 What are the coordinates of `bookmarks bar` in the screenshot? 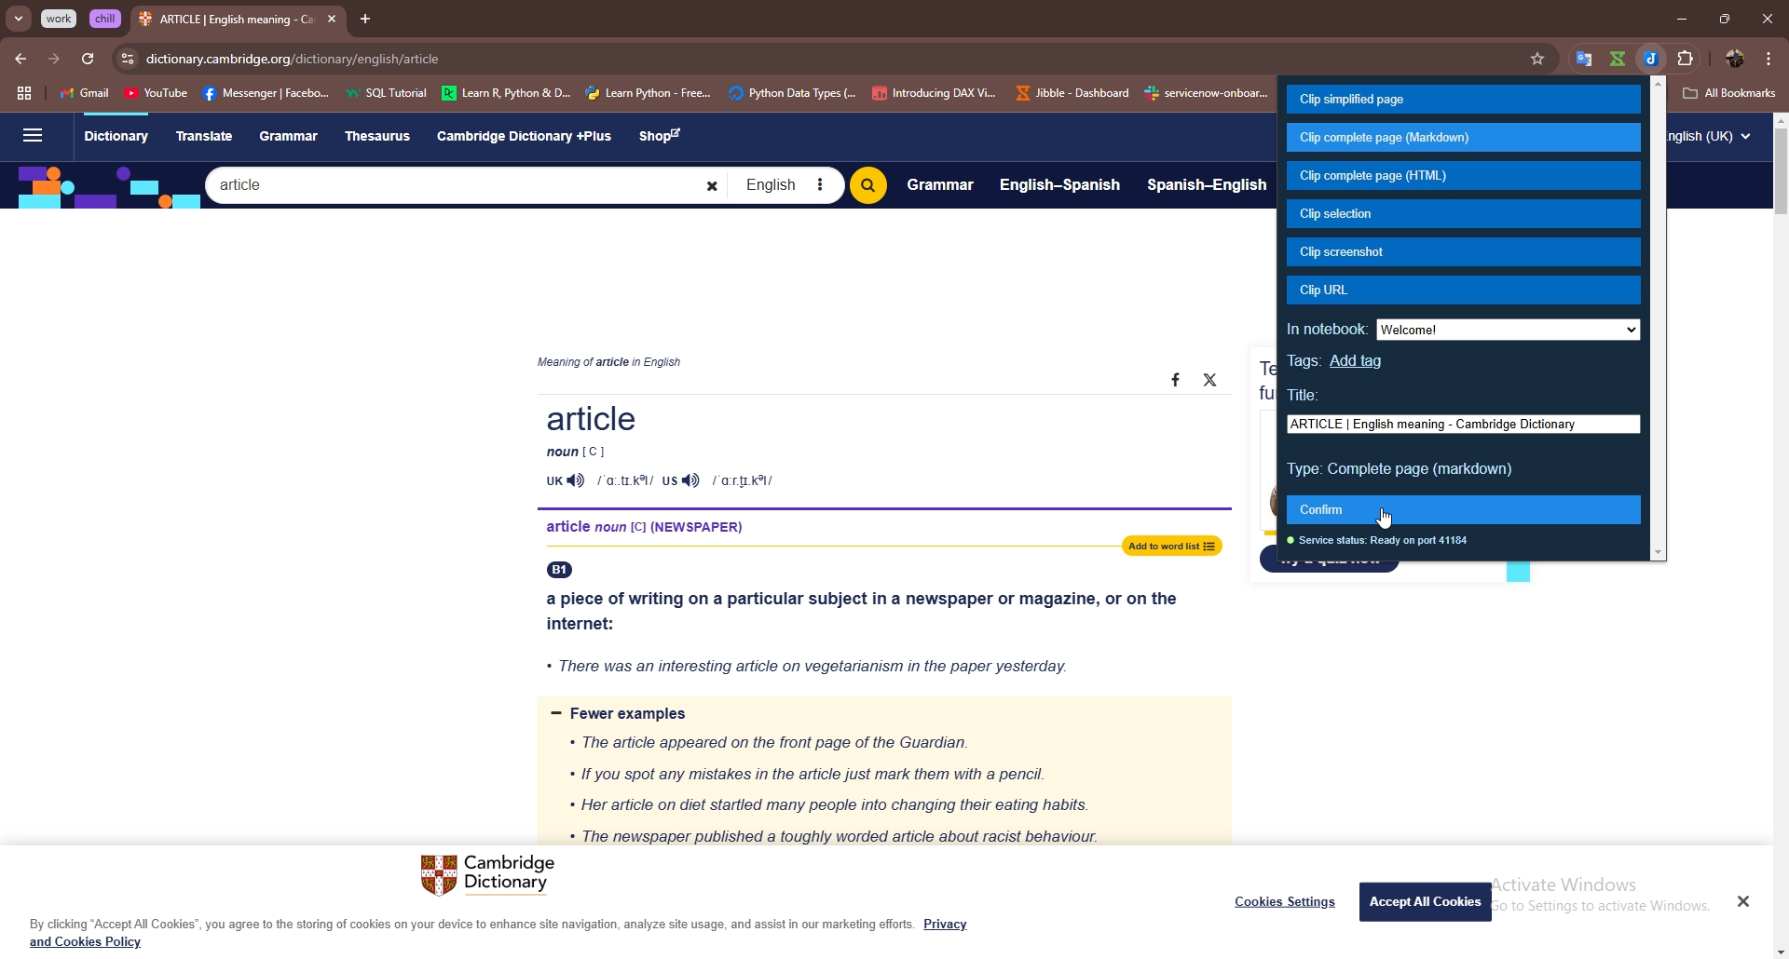 It's located at (666, 91).